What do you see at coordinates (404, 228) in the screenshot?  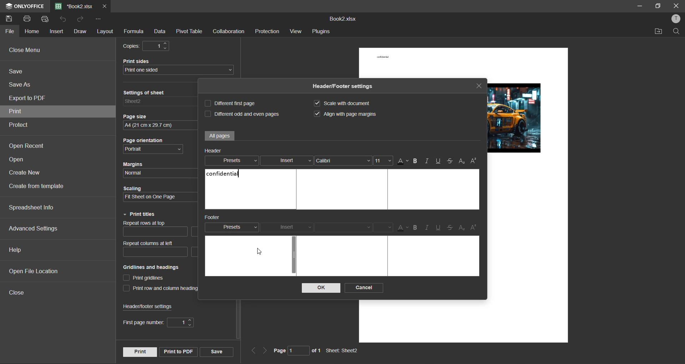 I see `font color` at bounding box center [404, 228].